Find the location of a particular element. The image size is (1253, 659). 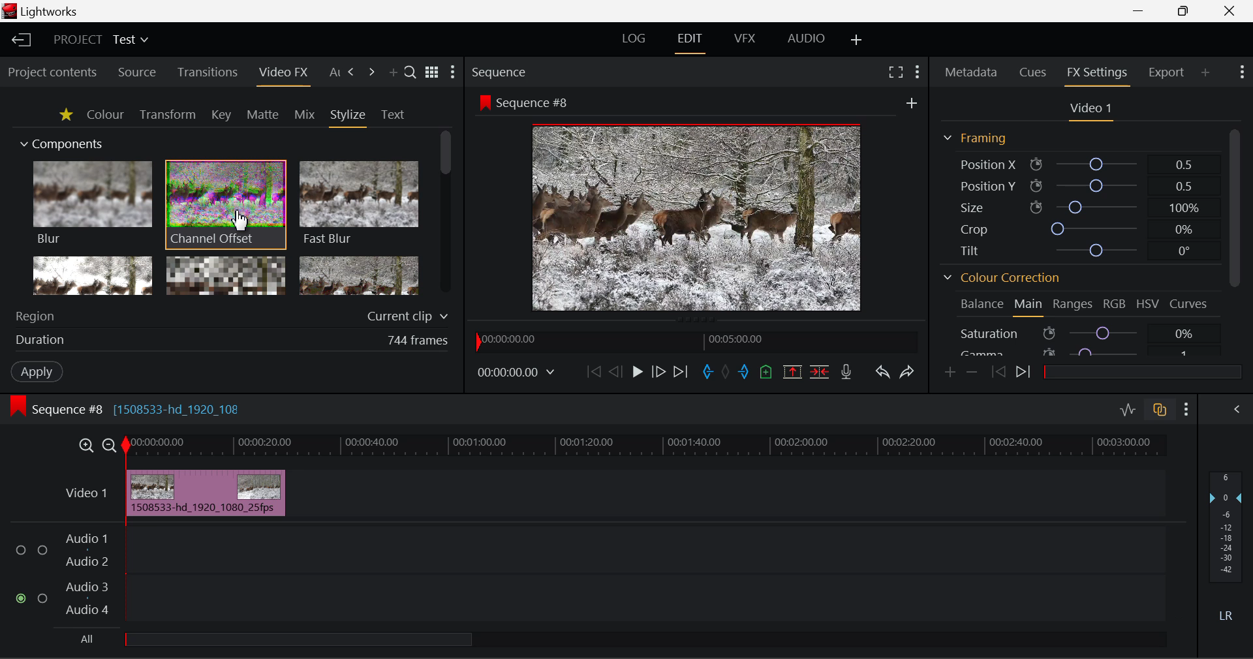

LOG Layout is located at coordinates (634, 42).